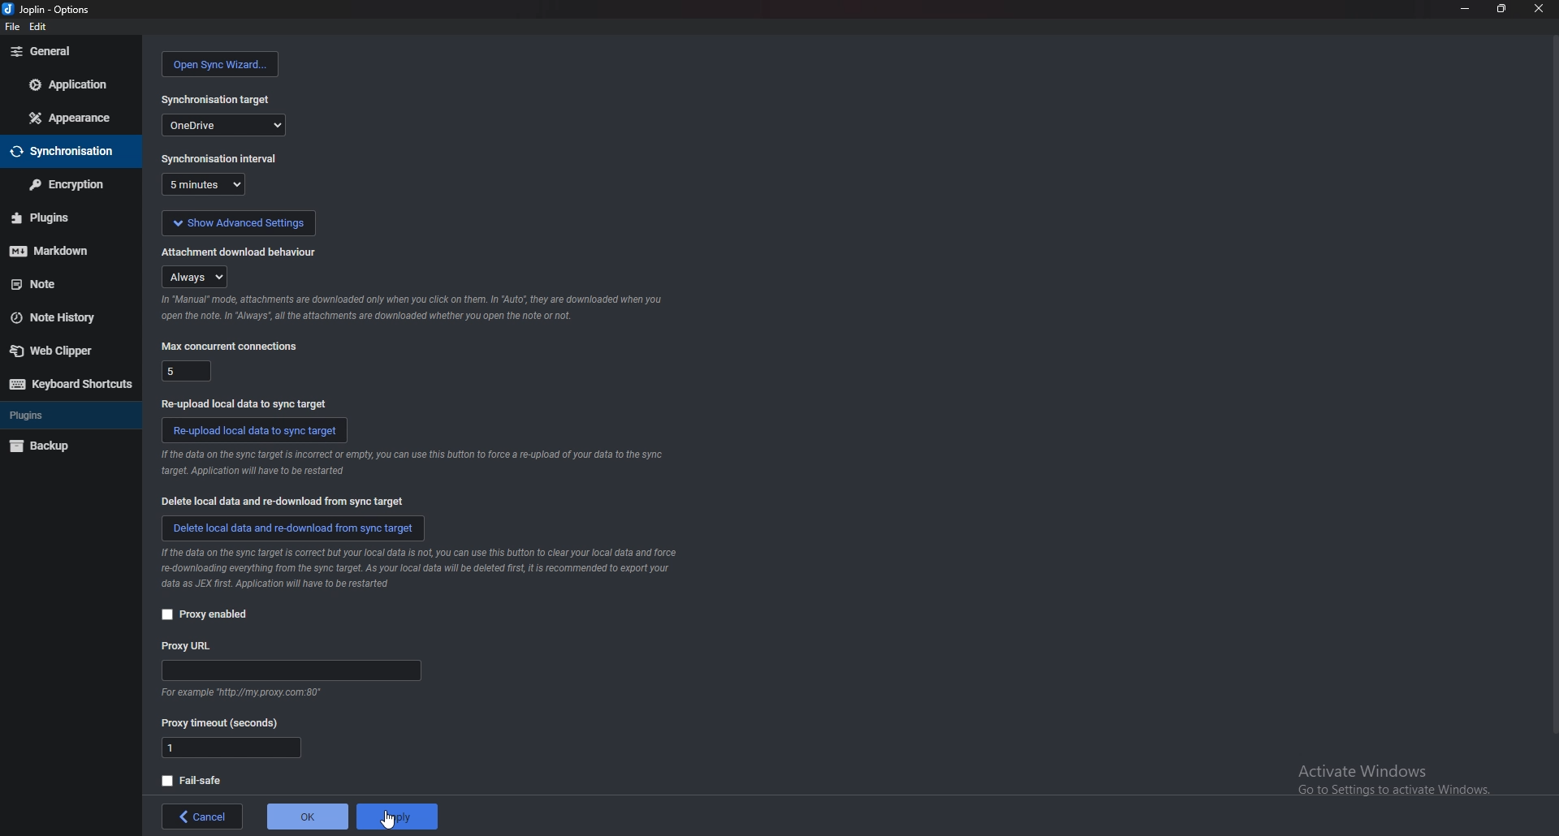  What do you see at coordinates (291, 671) in the screenshot?
I see `proxy url` at bounding box center [291, 671].